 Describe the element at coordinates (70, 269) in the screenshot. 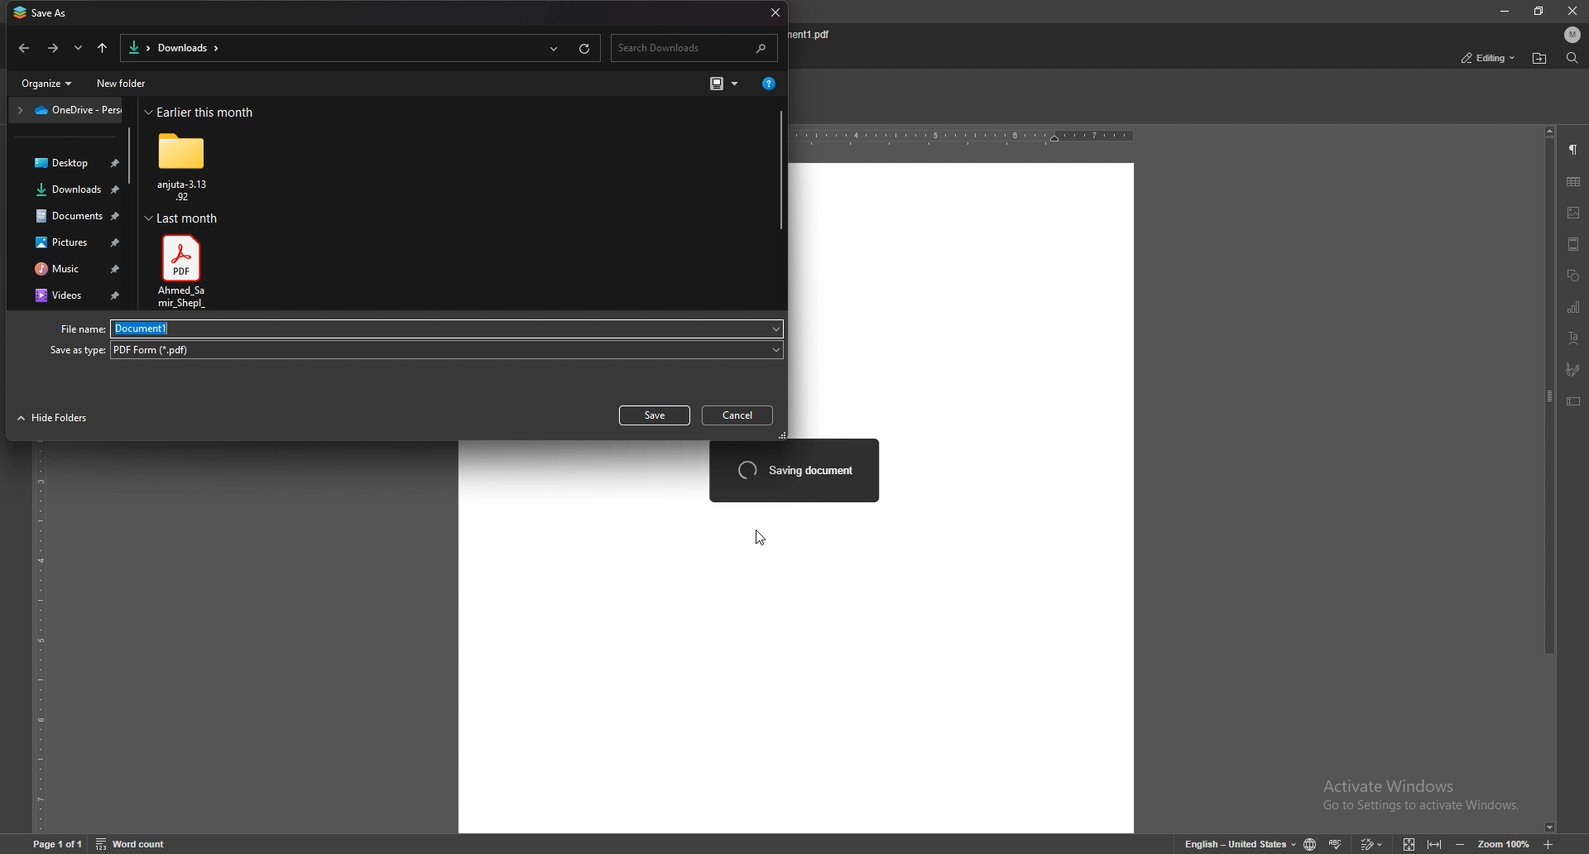

I see `music` at that location.